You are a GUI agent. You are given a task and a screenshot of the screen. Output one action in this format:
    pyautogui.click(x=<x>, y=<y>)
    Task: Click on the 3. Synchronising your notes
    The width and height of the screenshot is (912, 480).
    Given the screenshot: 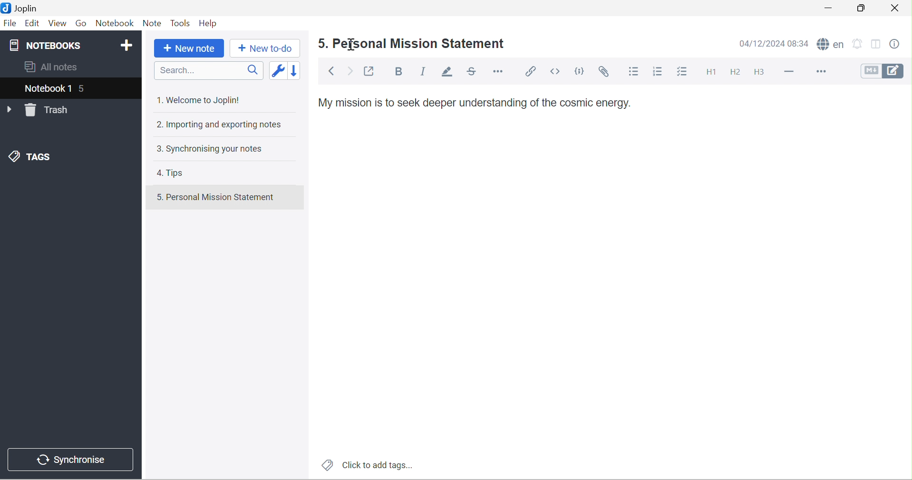 What is the action you would take?
    pyautogui.click(x=212, y=151)
    